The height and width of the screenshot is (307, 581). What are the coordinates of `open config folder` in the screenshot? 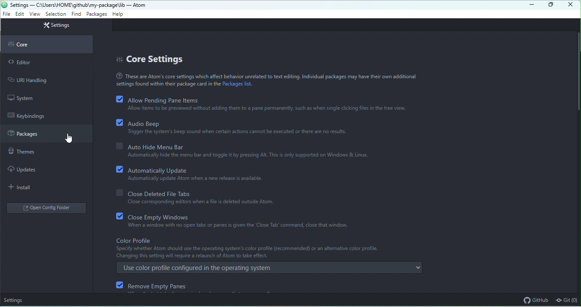 It's located at (47, 209).